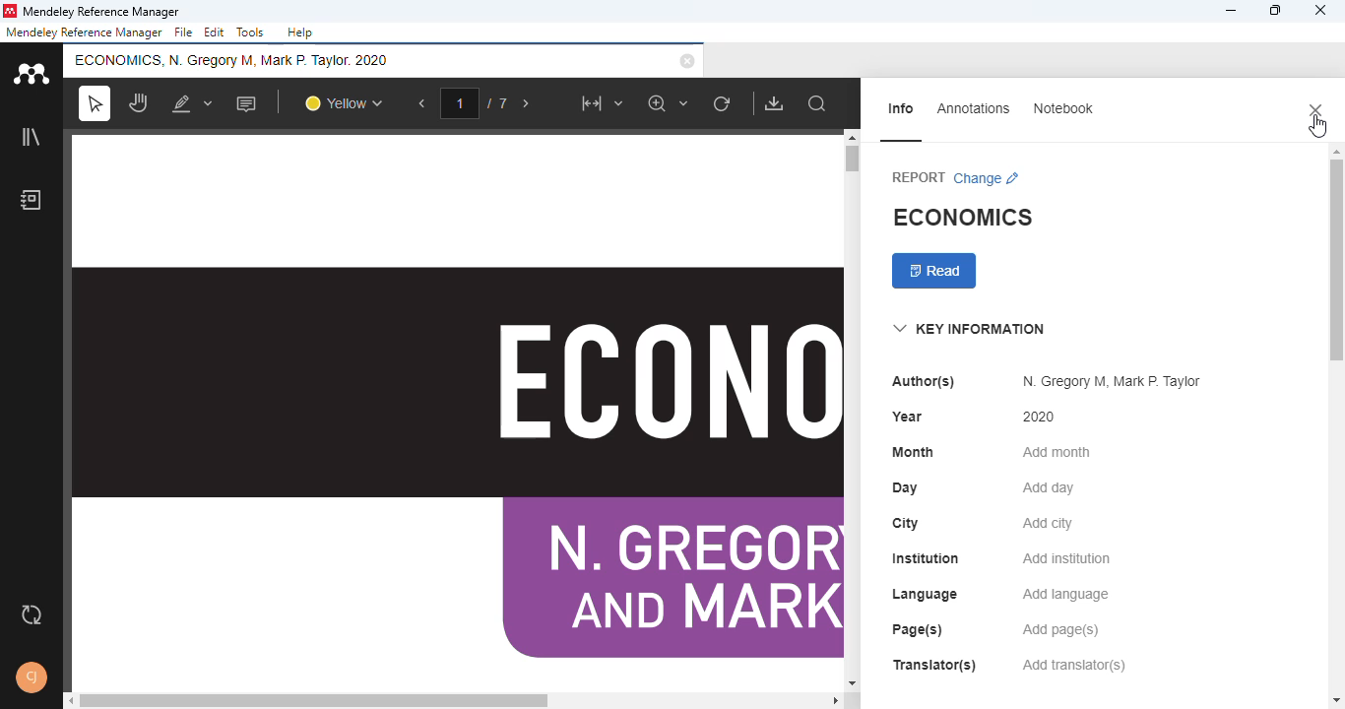  Describe the element at coordinates (1065, 558) in the screenshot. I see `add institution` at that location.